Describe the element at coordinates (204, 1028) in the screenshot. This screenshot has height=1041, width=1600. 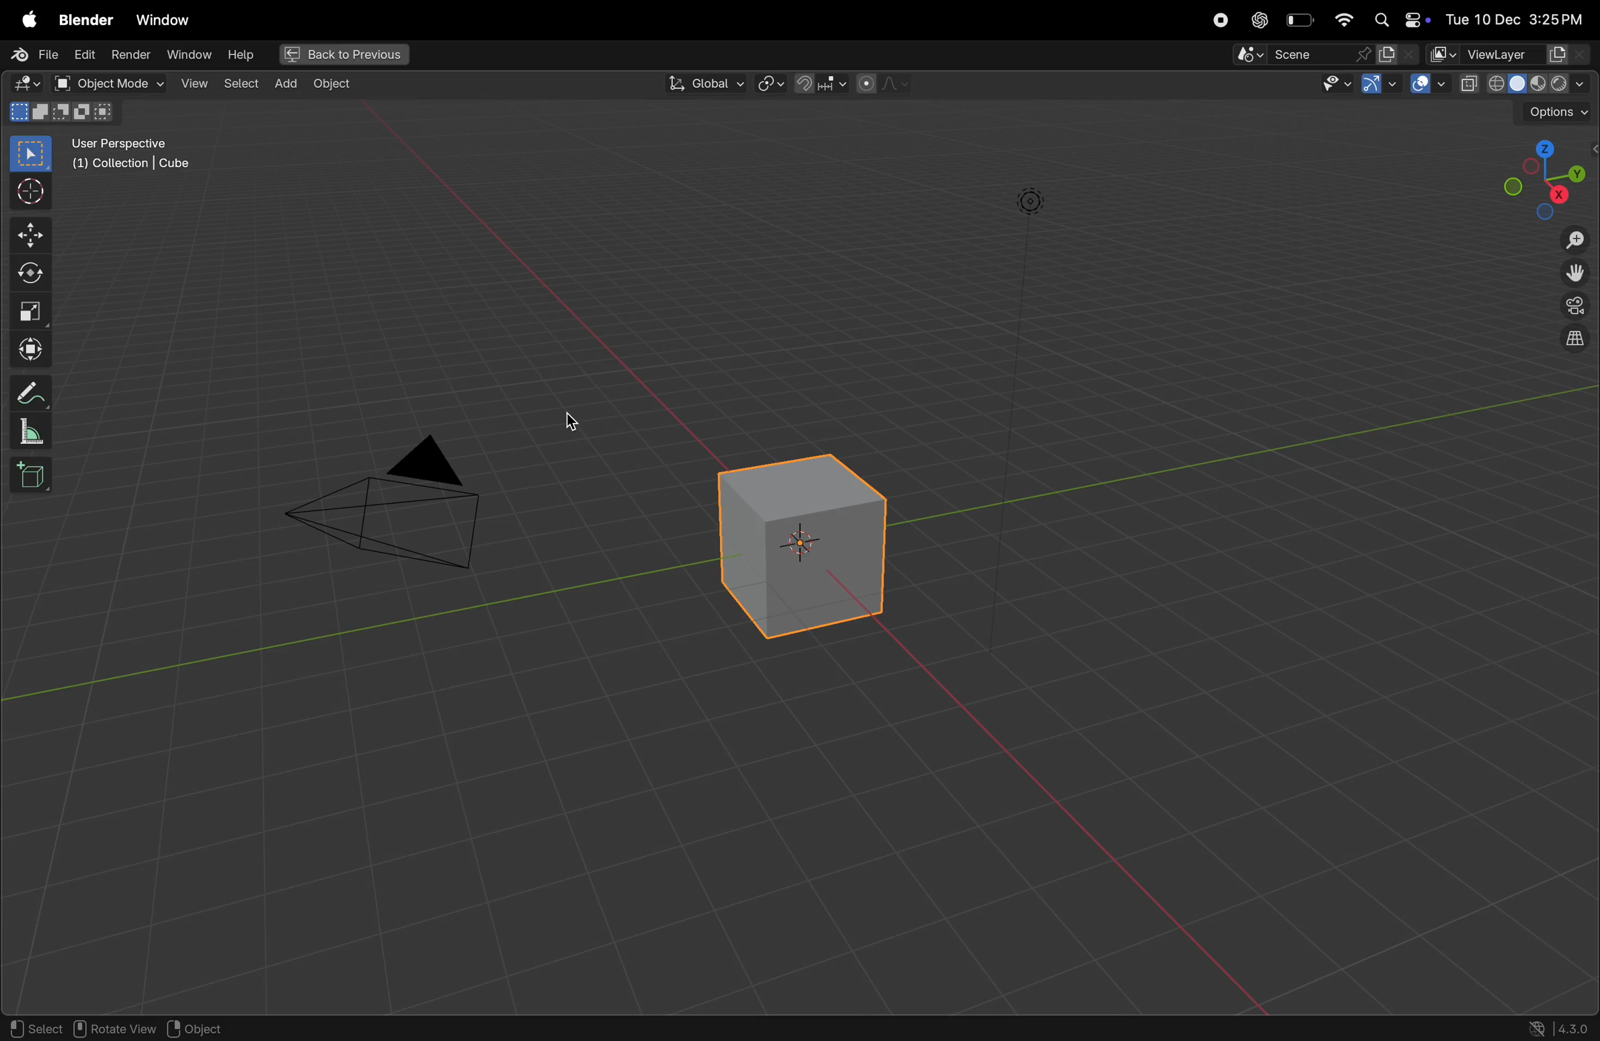
I see `objecg` at that location.